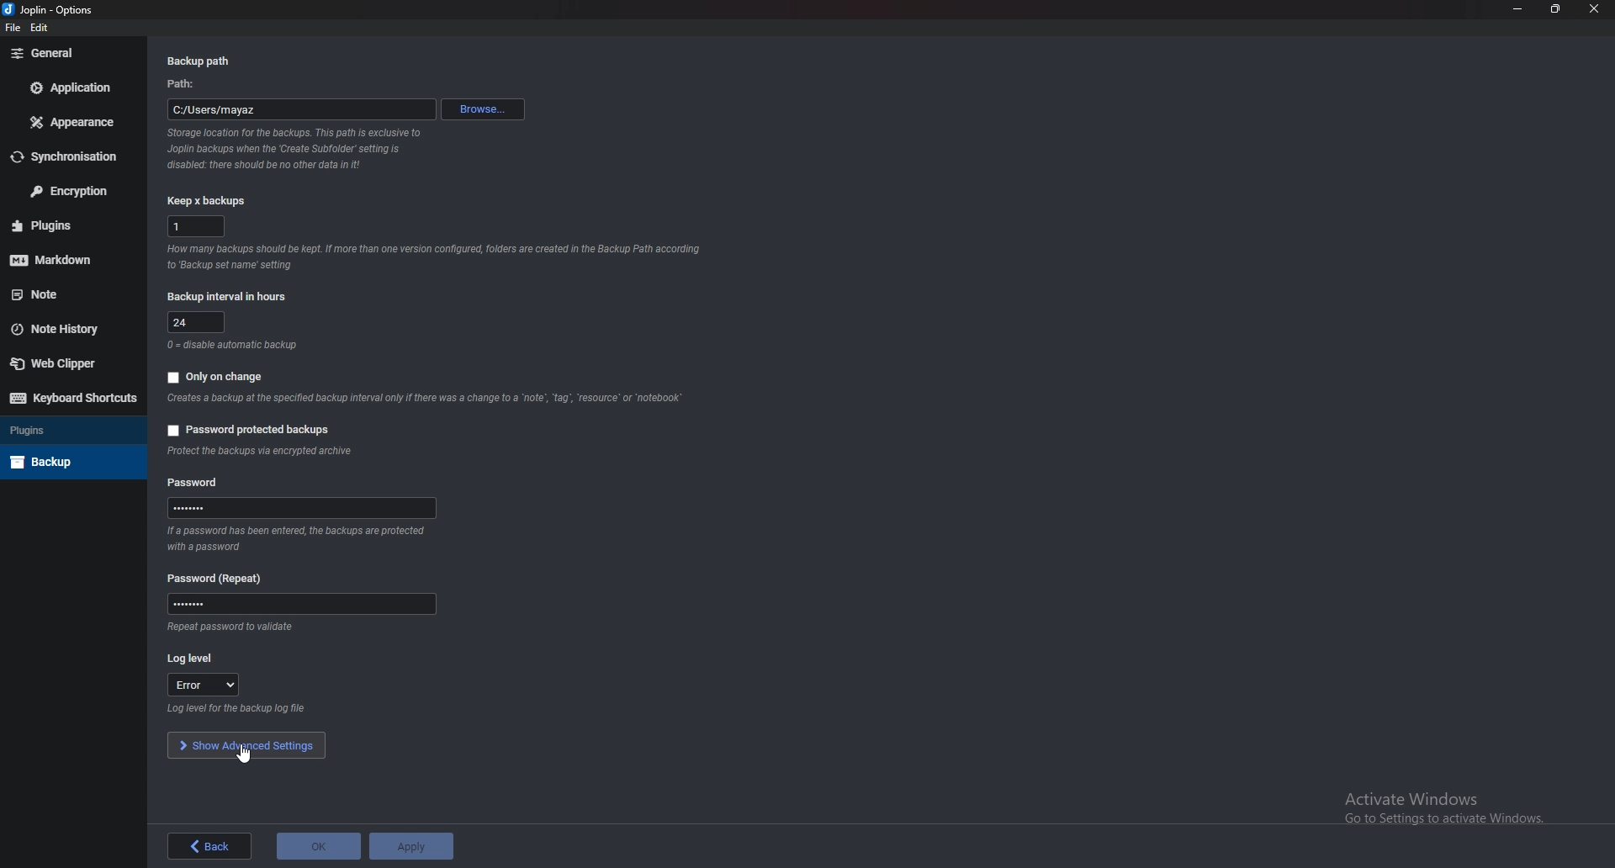 This screenshot has width=1615, height=868. Describe the element at coordinates (71, 257) in the screenshot. I see `Markdown` at that location.